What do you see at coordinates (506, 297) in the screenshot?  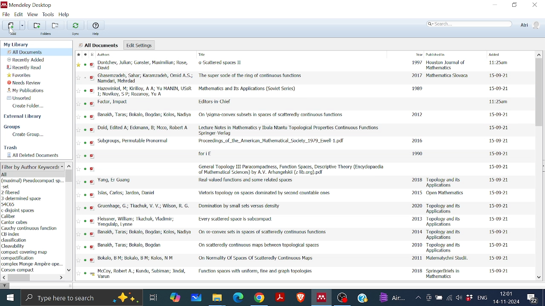 I see `Date and time` at bounding box center [506, 297].